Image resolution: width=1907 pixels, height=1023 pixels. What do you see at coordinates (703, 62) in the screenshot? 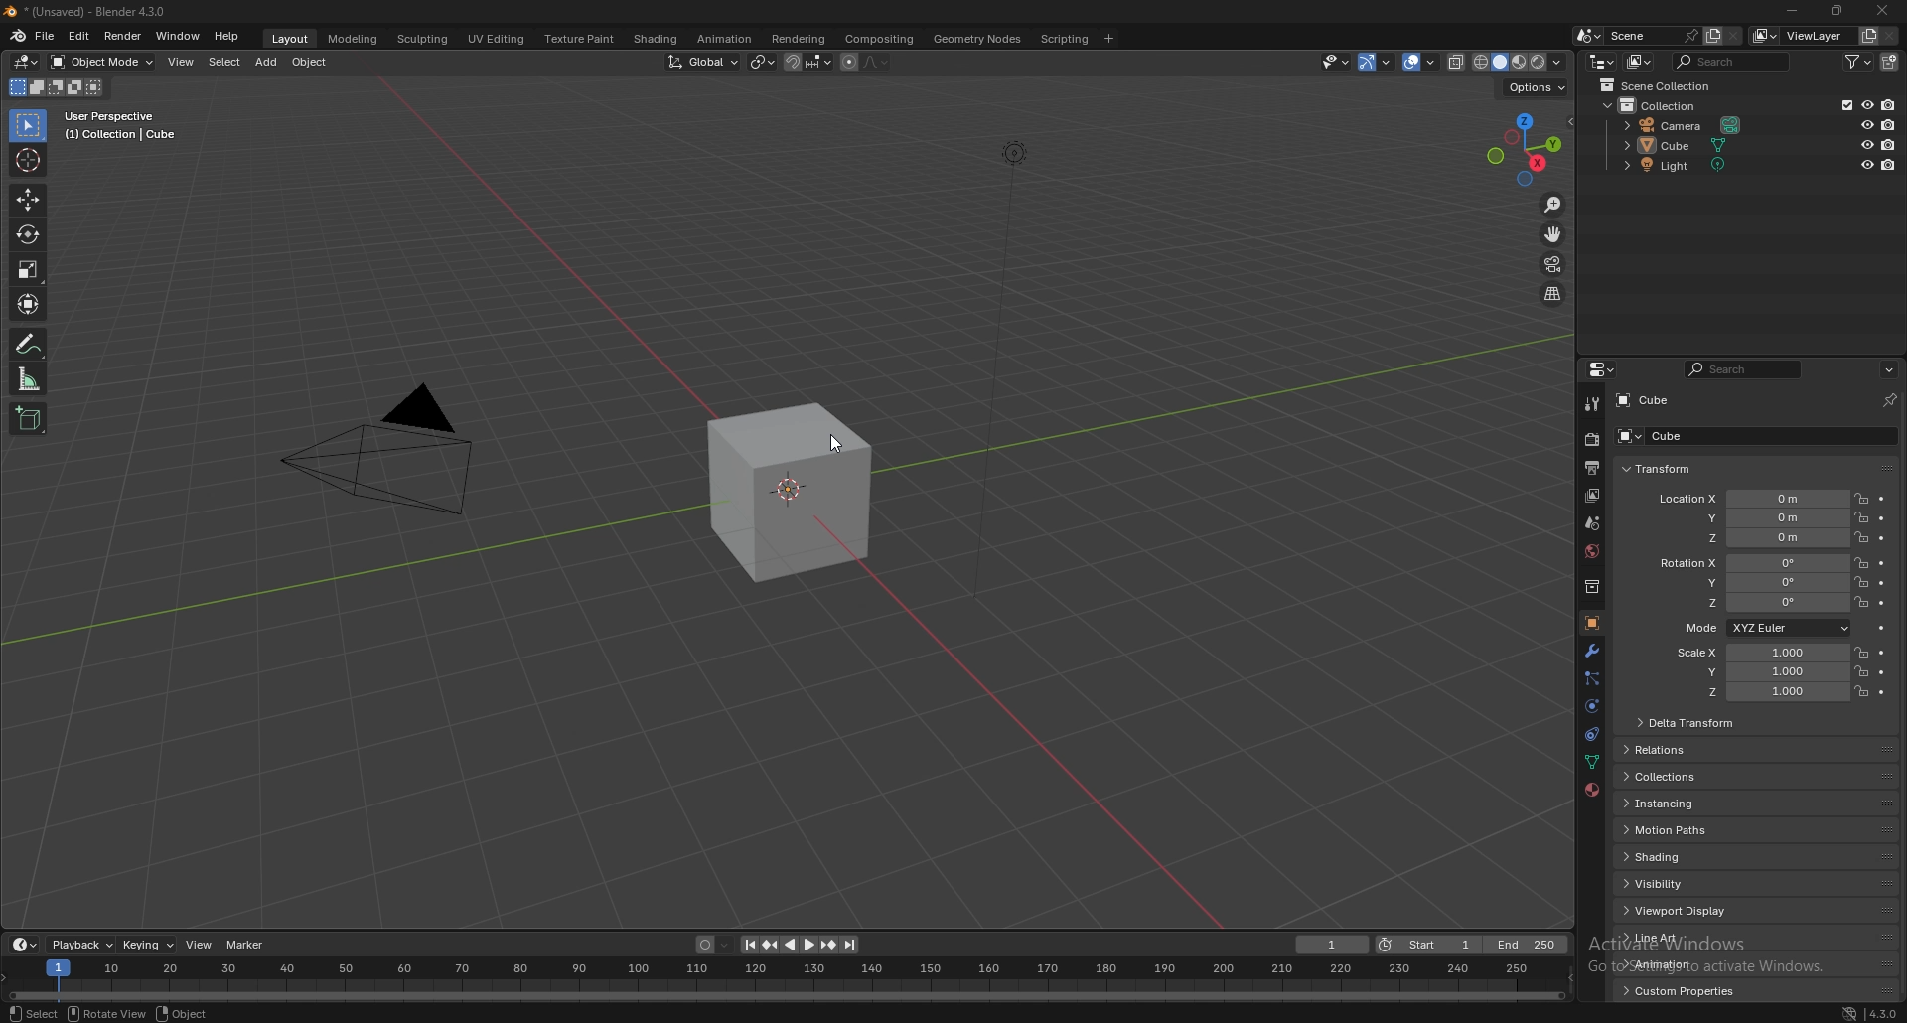
I see `transformation orientation` at bounding box center [703, 62].